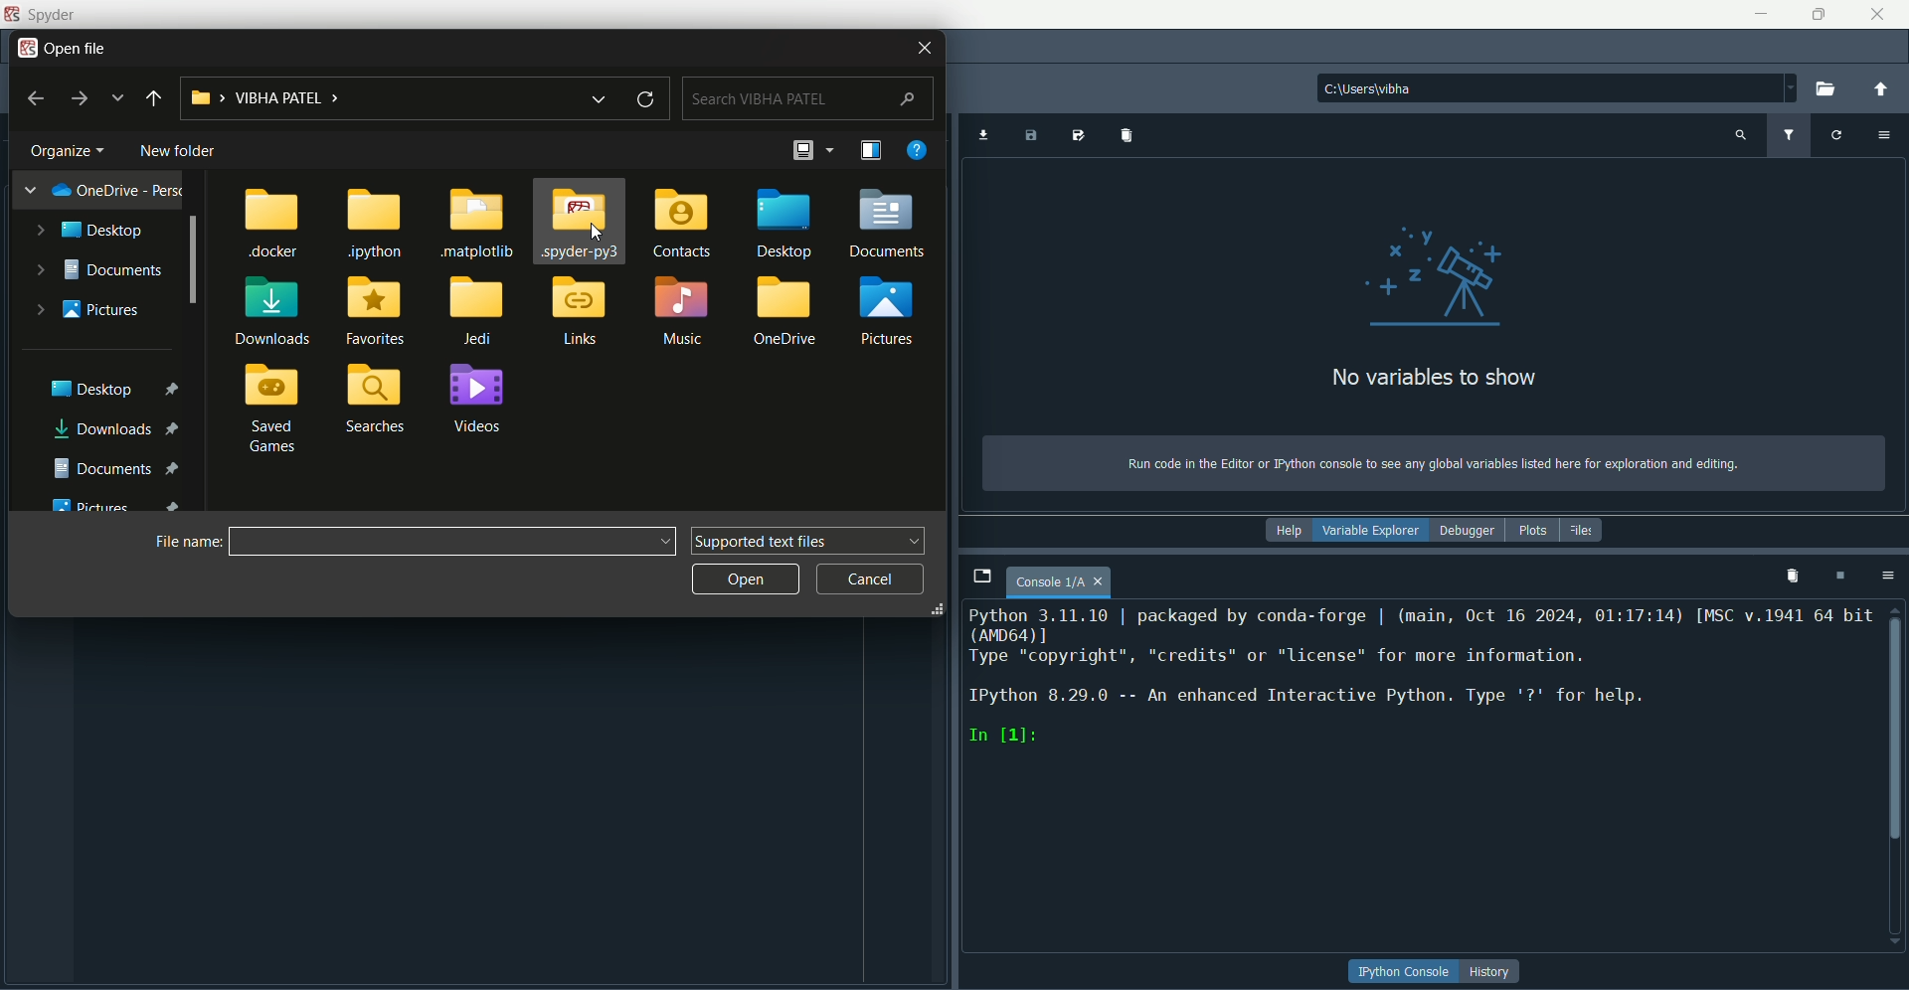  Describe the element at coordinates (1063, 582) in the screenshot. I see `page name` at that location.